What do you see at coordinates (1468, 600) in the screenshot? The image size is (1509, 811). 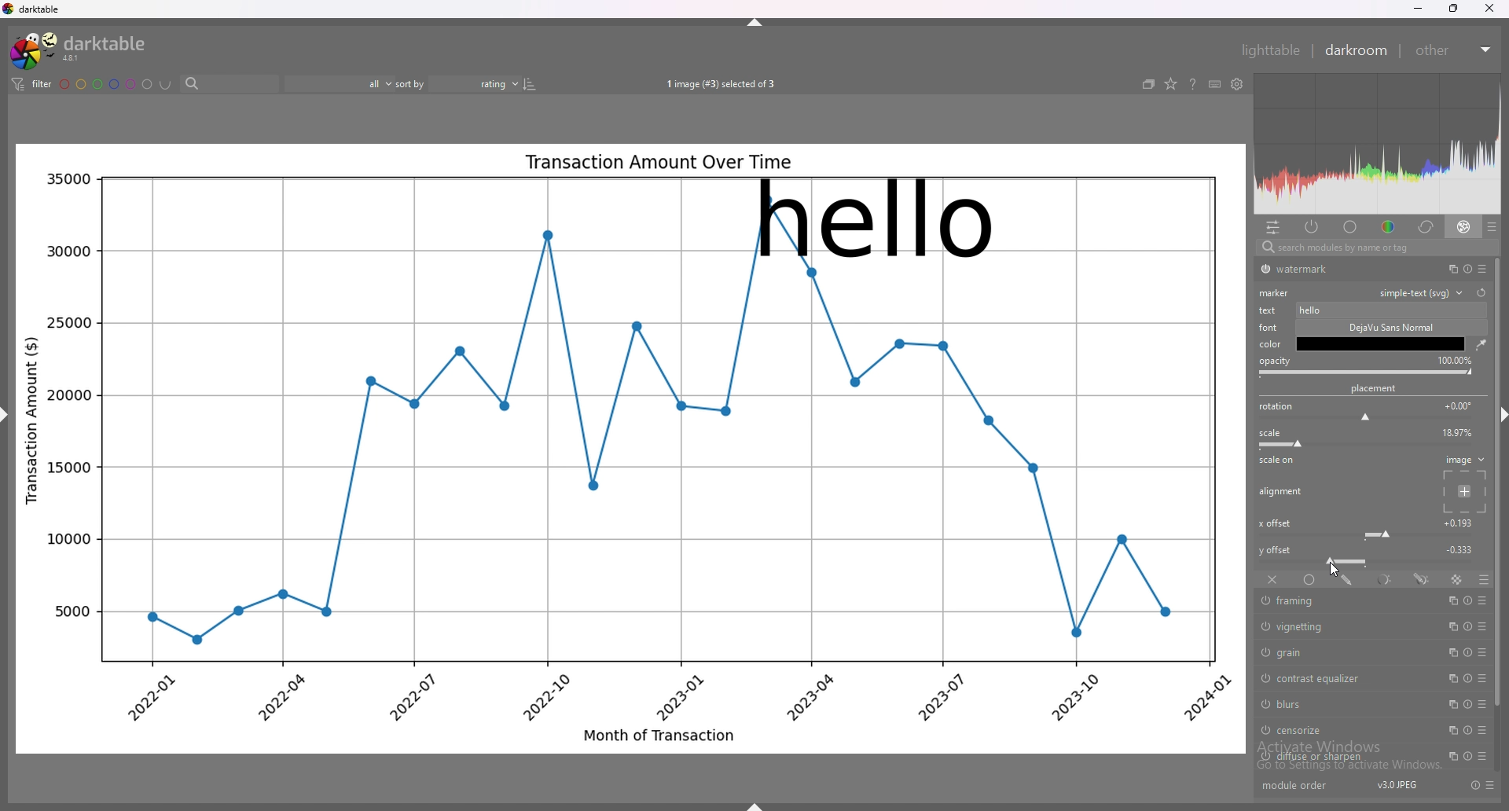 I see `reset` at bounding box center [1468, 600].